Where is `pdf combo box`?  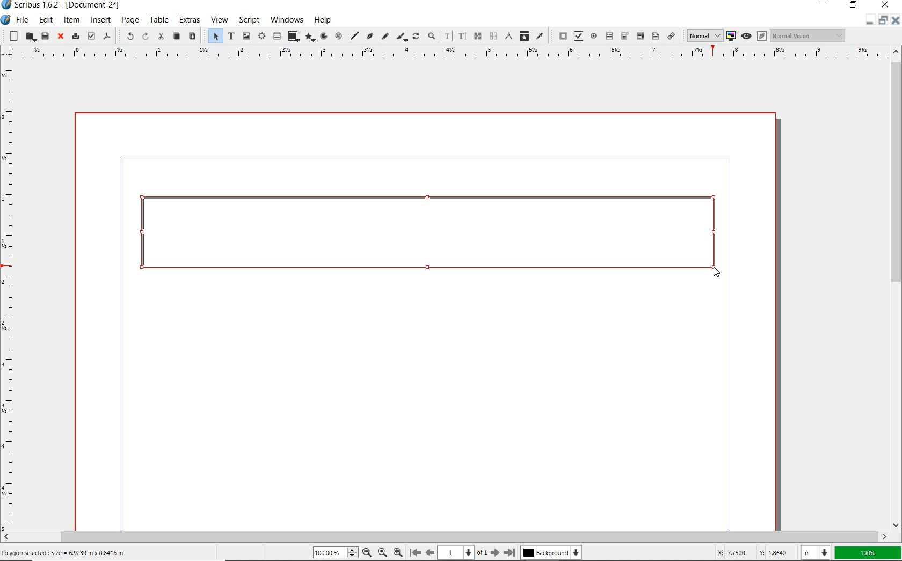 pdf combo box is located at coordinates (624, 37).